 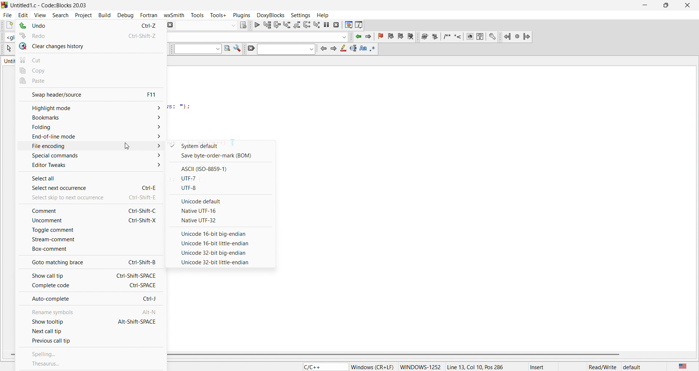 What do you see at coordinates (90, 106) in the screenshot?
I see `highlight mode` at bounding box center [90, 106].